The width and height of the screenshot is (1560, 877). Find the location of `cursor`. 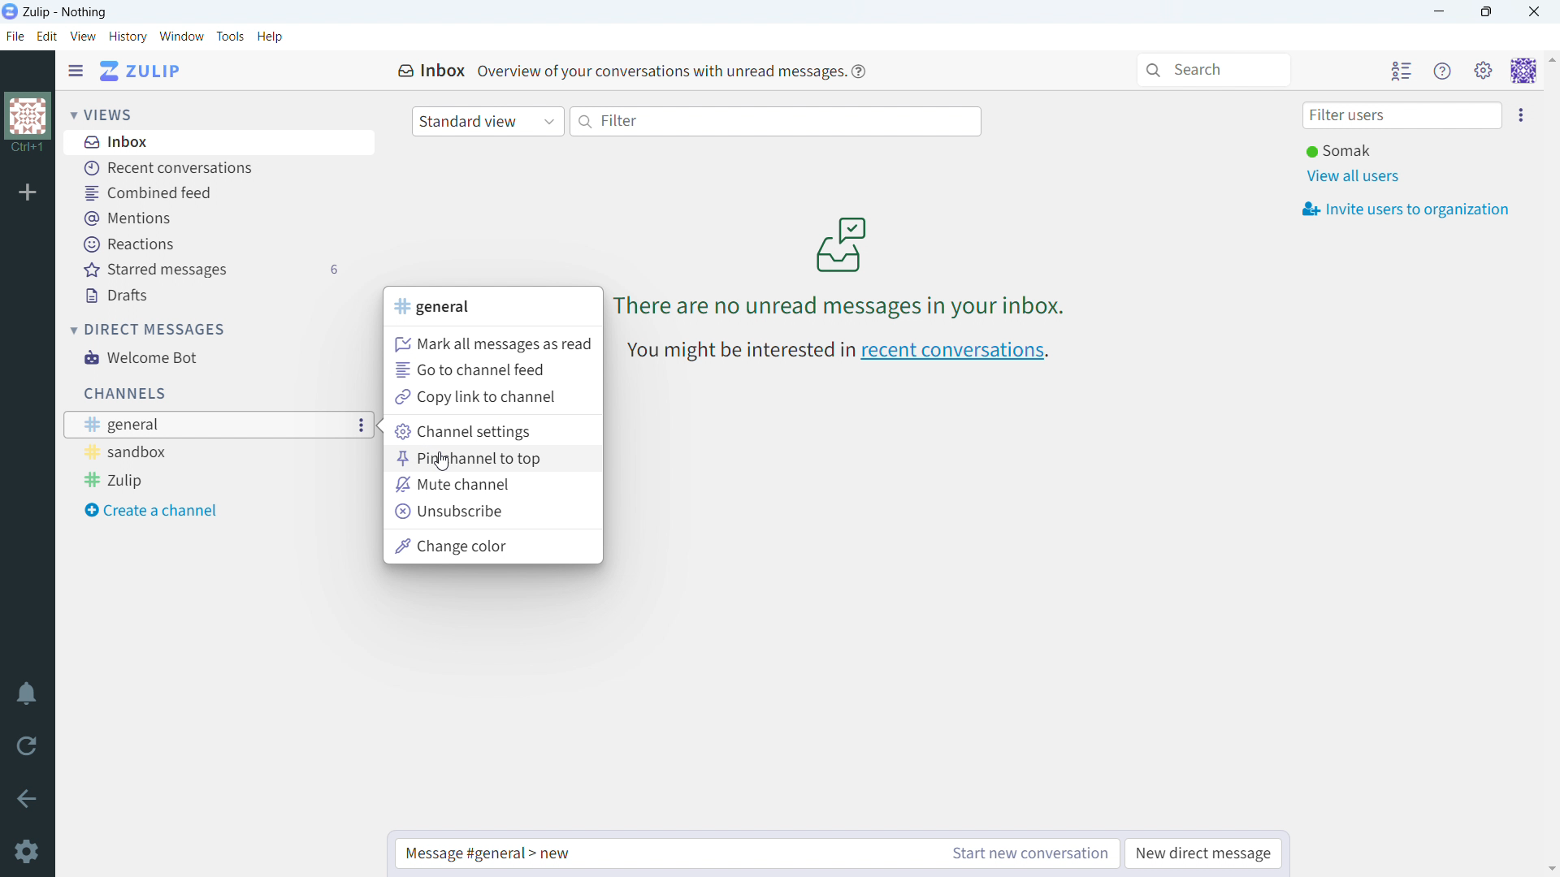

cursor is located at coordinates (441, 463).